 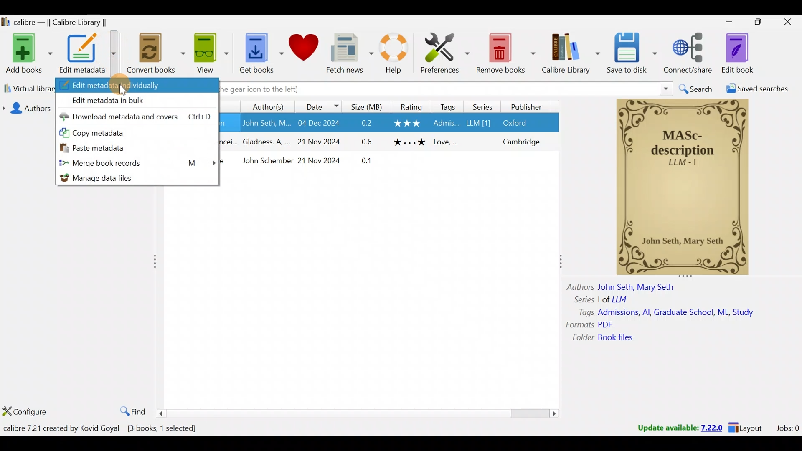 What do you see at coordinates (580, 325) in the screenshot?
I see `` at bounding box center [580, 325].